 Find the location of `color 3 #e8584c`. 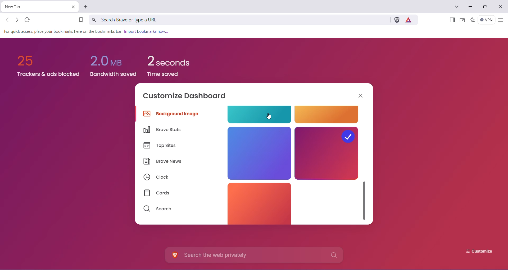

color 3 #e8584c is located at coordinates (257, 202).